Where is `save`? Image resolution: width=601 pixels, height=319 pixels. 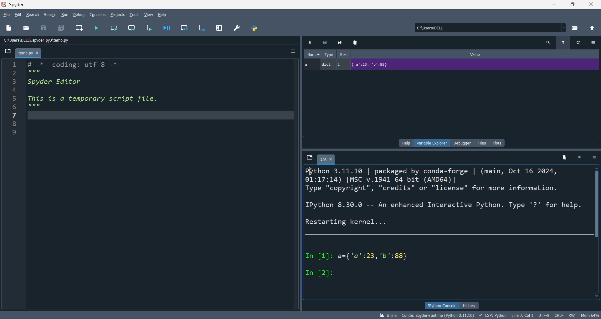
save is located at coordinates (44, 28).